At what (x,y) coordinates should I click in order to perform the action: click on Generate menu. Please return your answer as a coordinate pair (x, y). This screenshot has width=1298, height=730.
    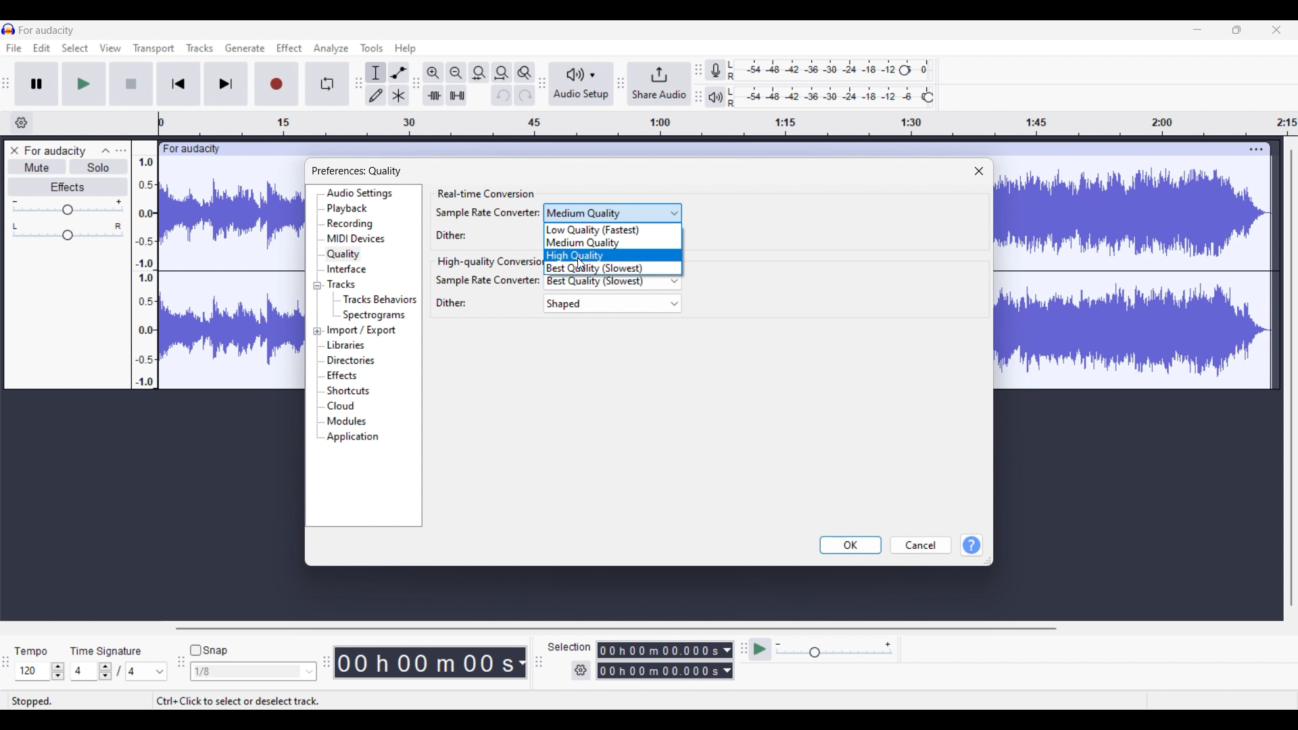
    Looking at the image, I should click on (245, 48).